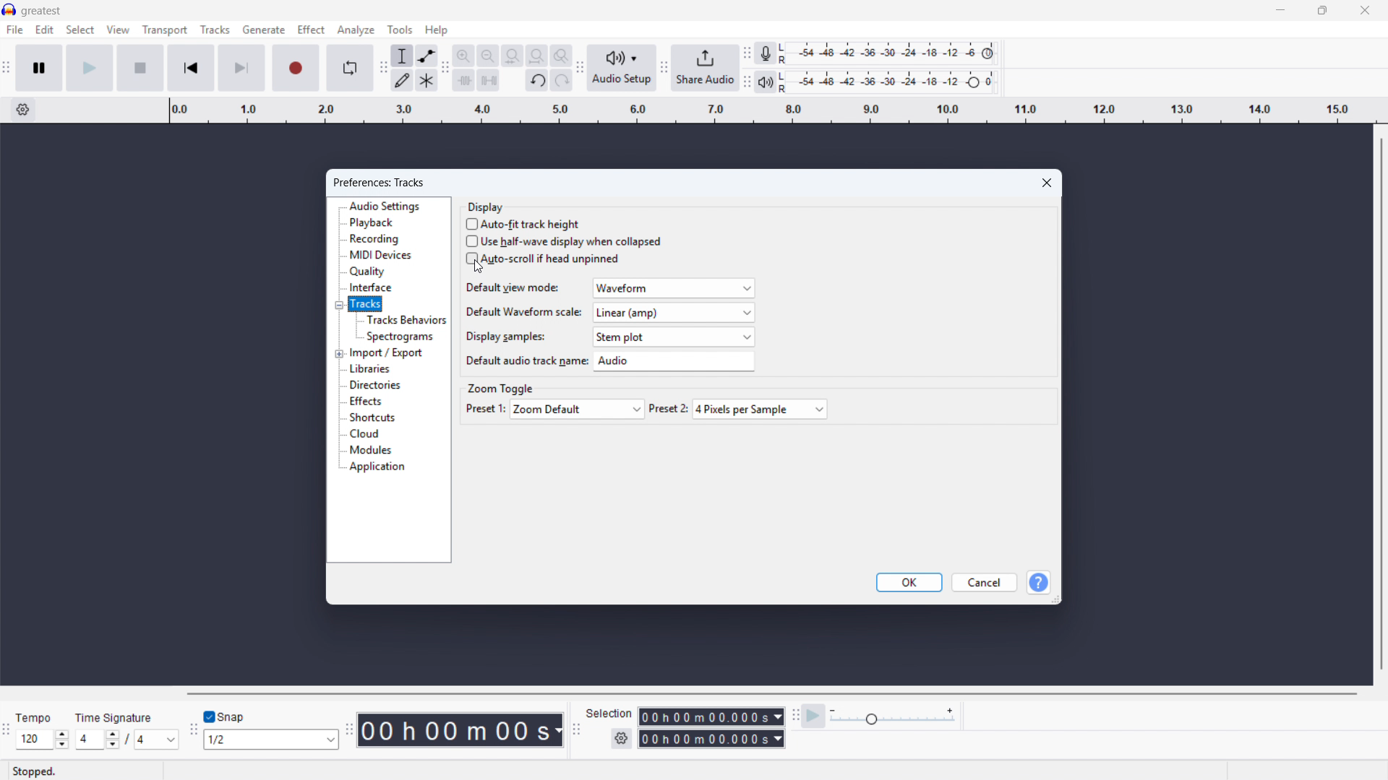 The image size is (1388, 780). I want to click on Transport toolbar , so click(7, 70).